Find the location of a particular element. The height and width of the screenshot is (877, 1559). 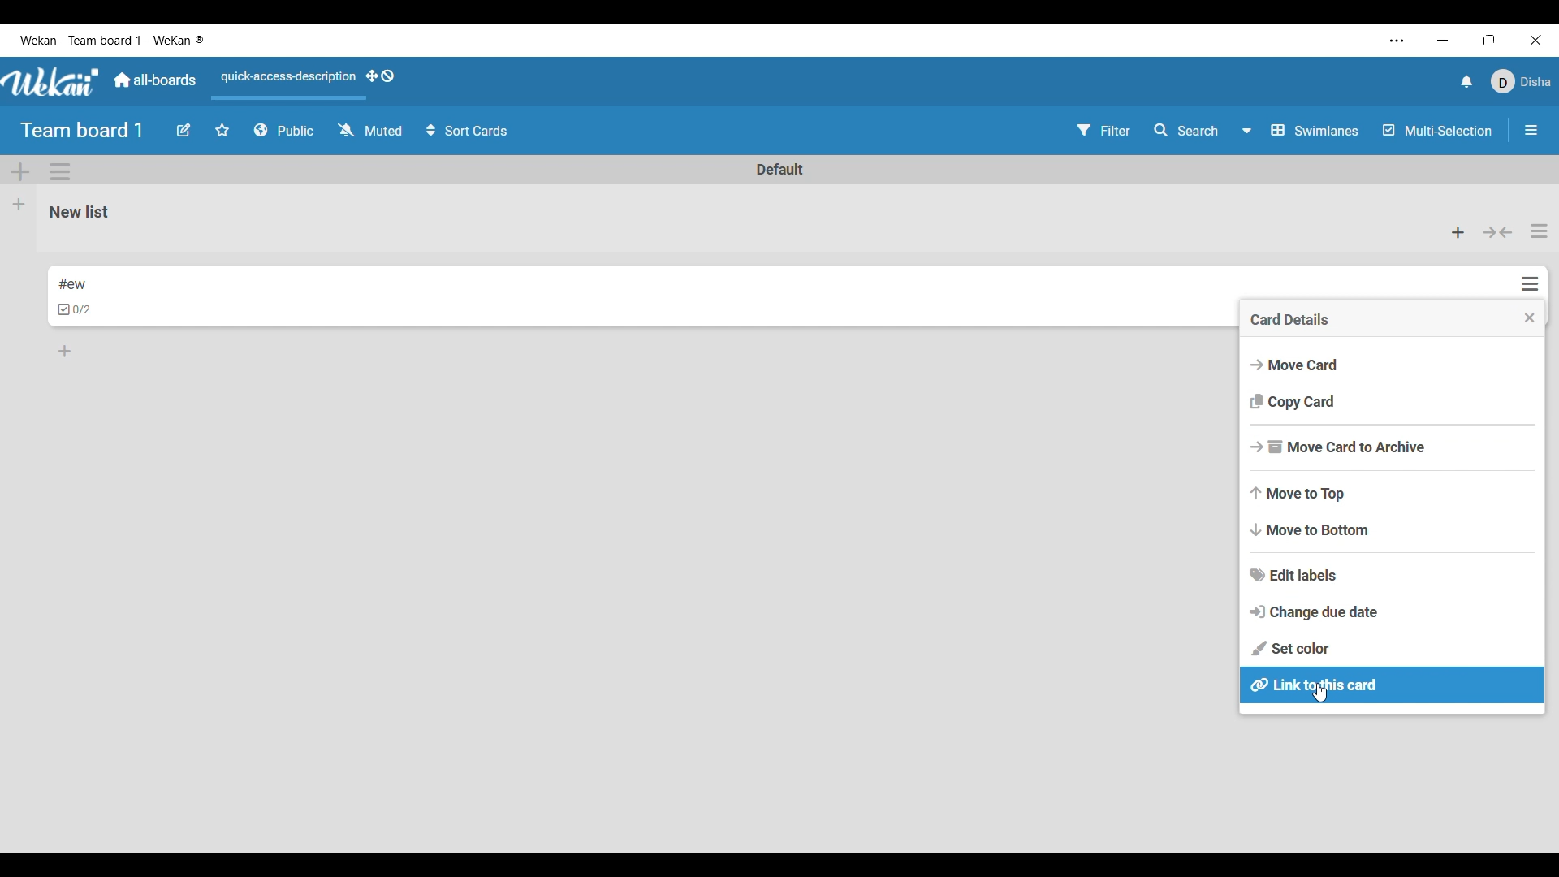

Minimize is located at coordinates (1443, 40).